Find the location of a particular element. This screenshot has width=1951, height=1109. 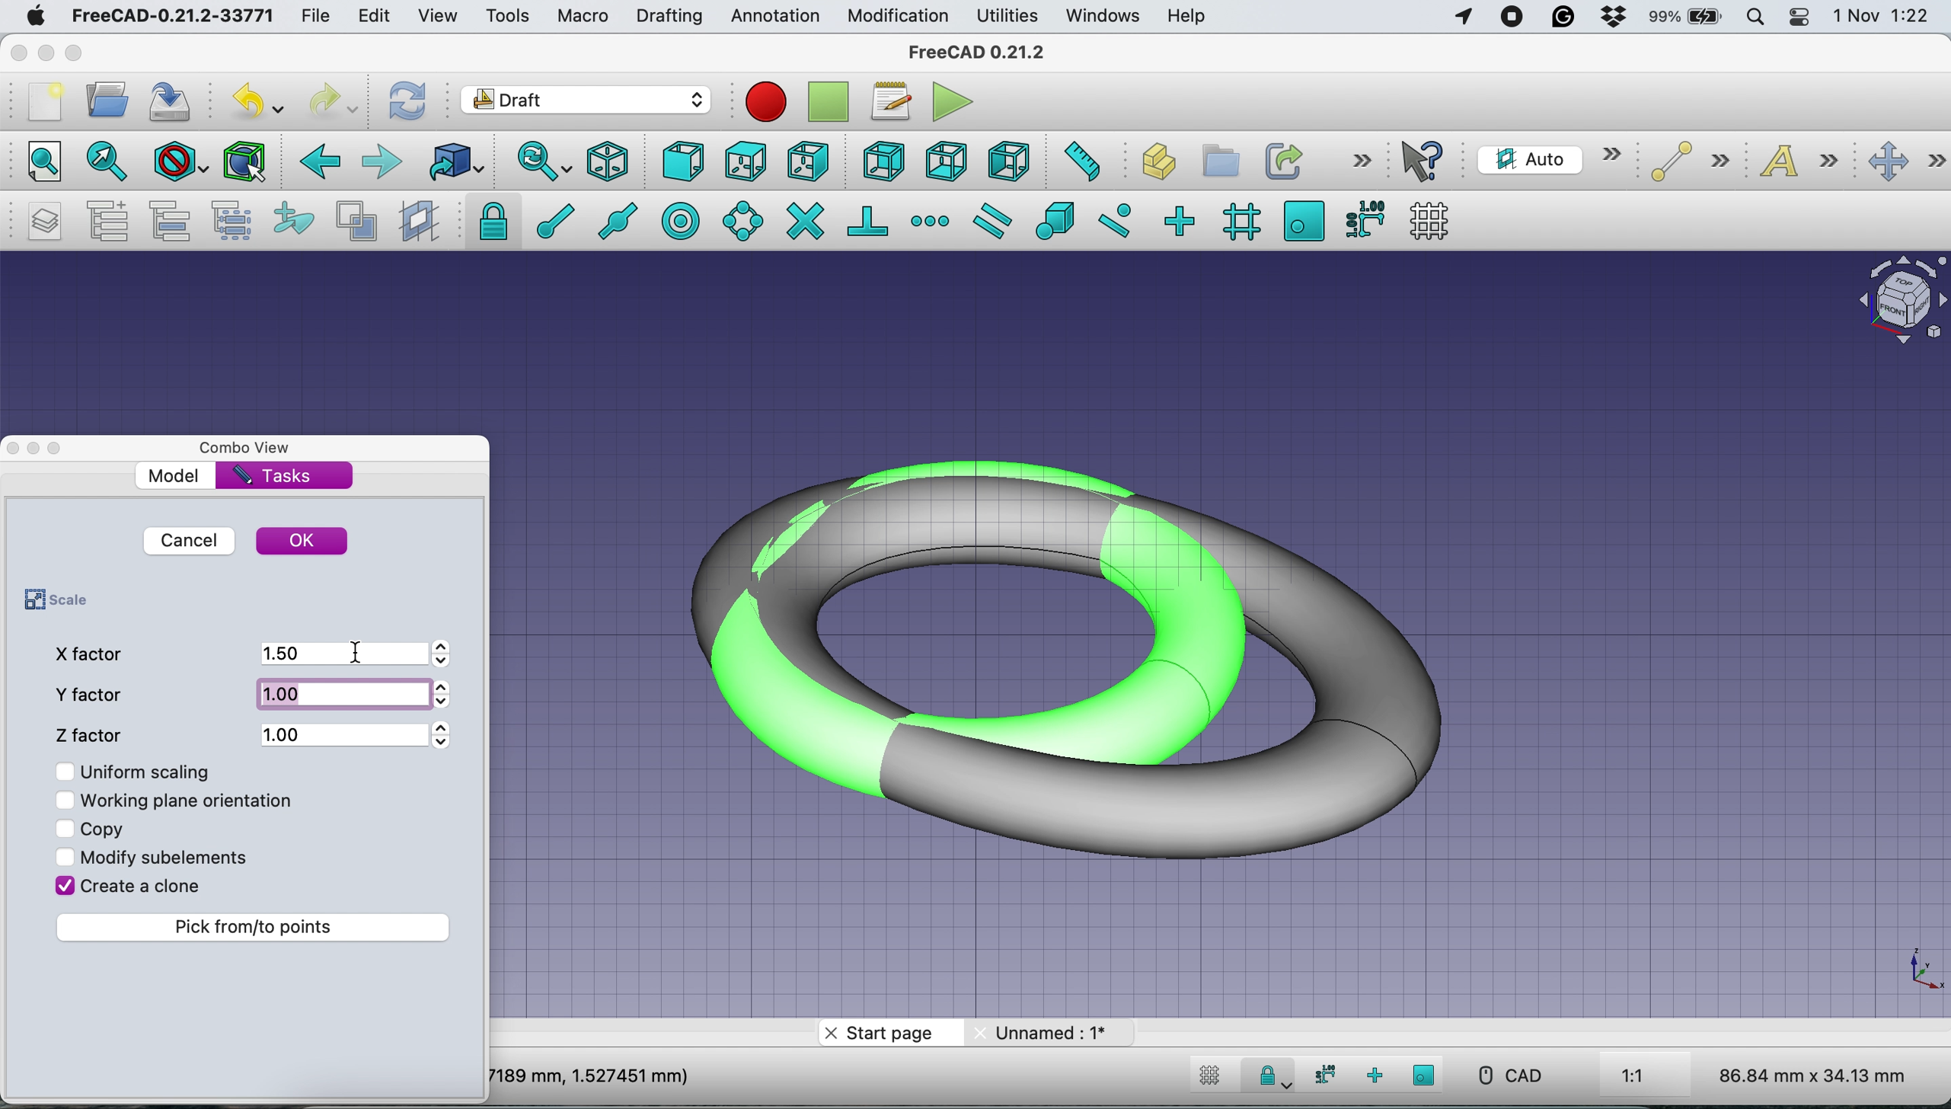

x factor is located at coordinates (92, 653).